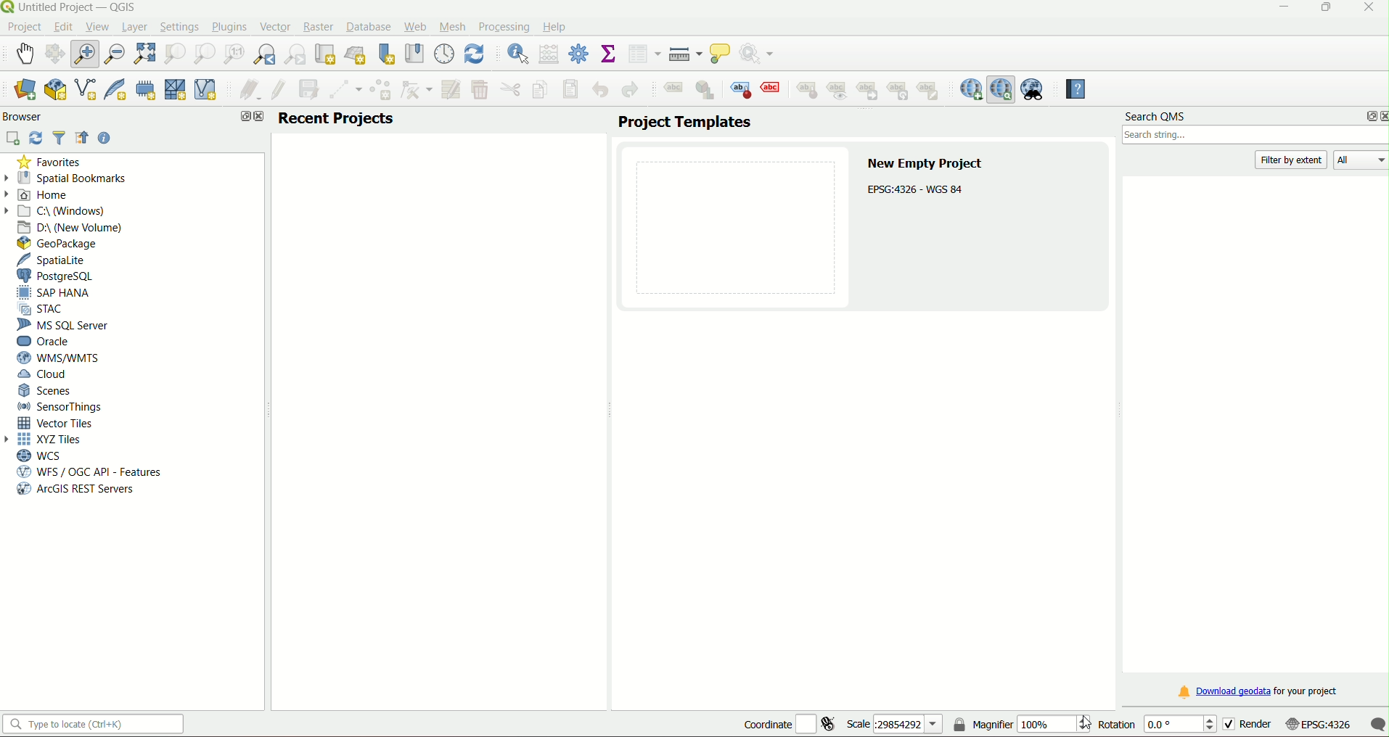 This screenshot has height=737, width=1389. Describe the element at coordinates (1033, 89) in the screenshot. I see `meta search` at that location.